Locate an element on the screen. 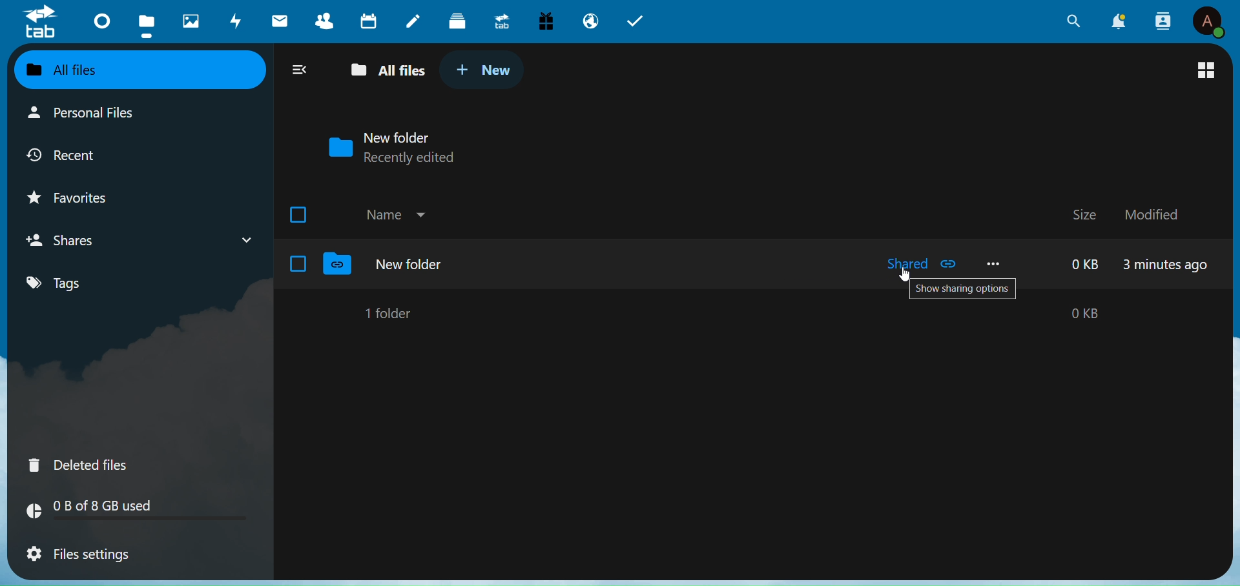 This screenshot has height=586, width=1240. Folder Icon is located at coordinates (337, 147).